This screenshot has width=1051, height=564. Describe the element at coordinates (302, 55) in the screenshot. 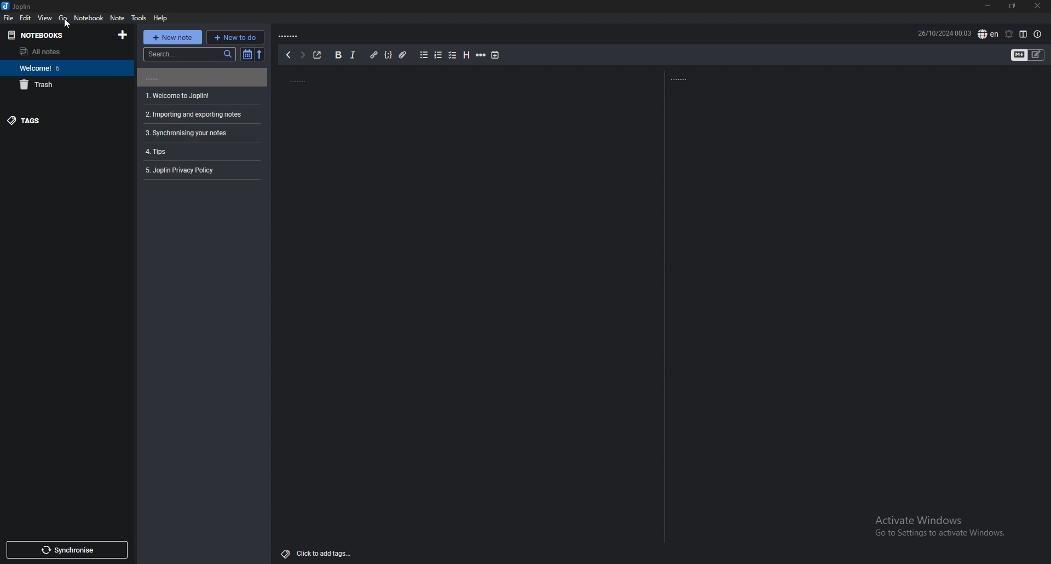

I see `forward` at that location.